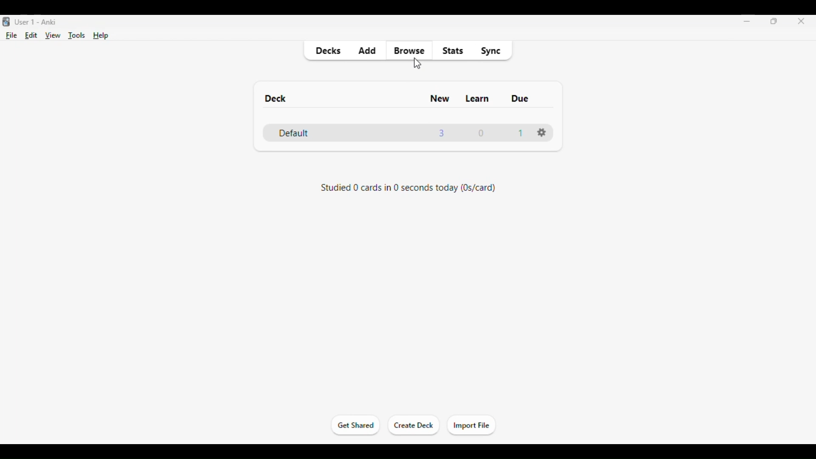  What do you see at coordinates (482, 133) in the screenshot?
I see `0` at bounding box center [482, 133].